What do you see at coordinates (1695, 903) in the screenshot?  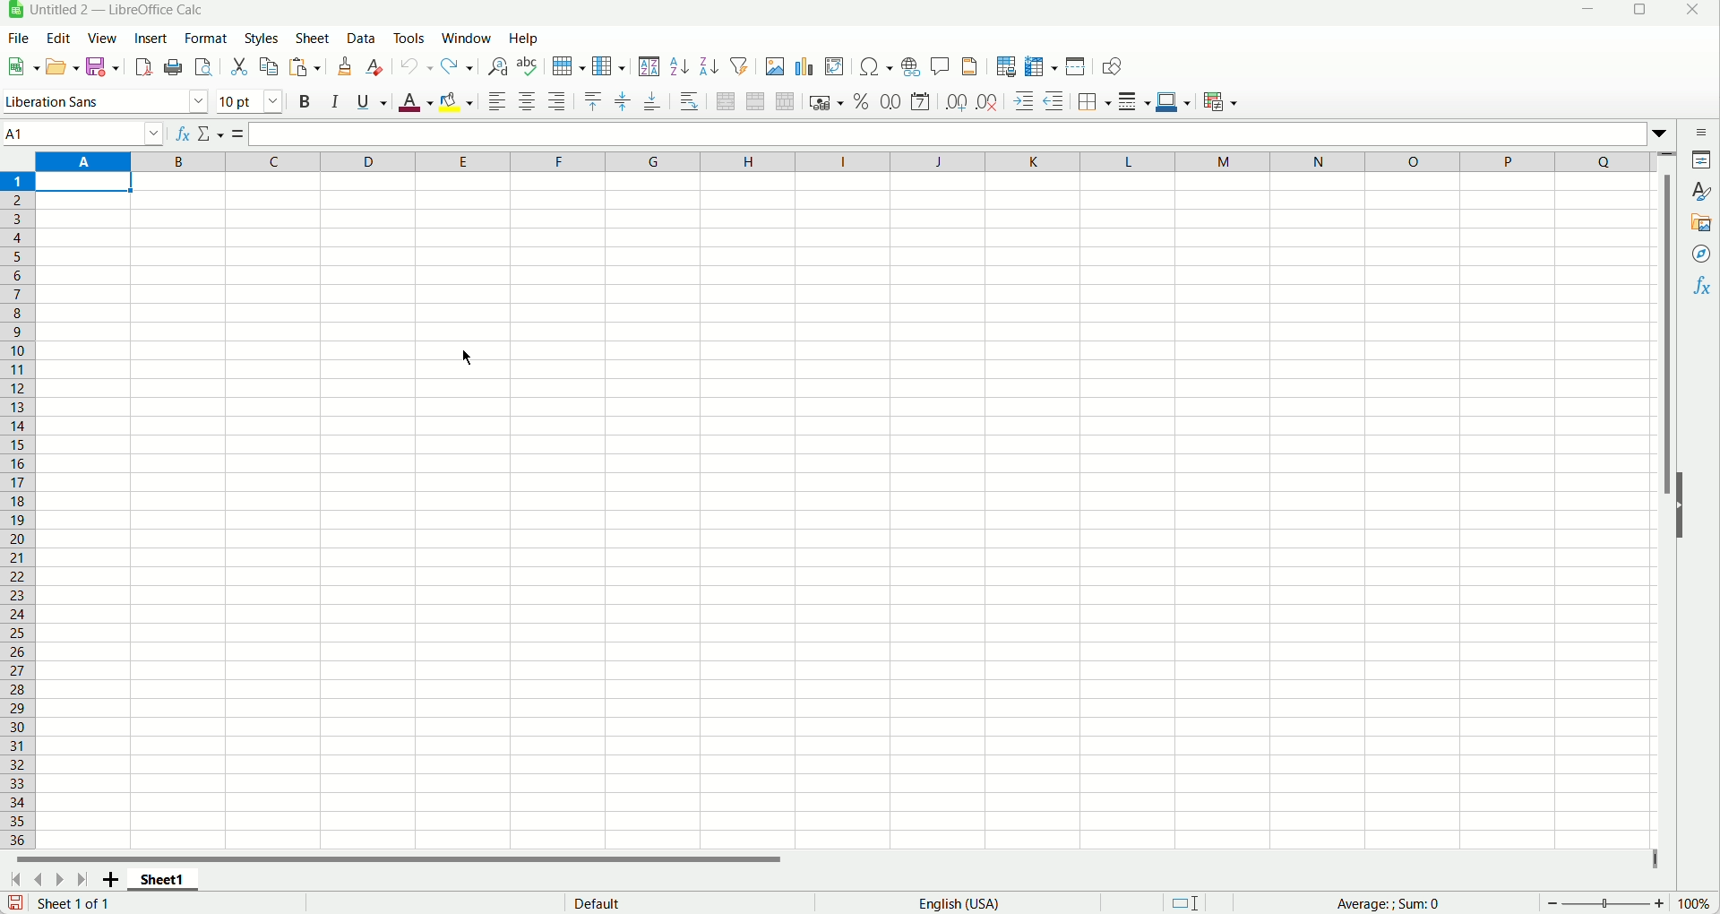 I see `Zoom percent` at bounding box center [1695, 903].